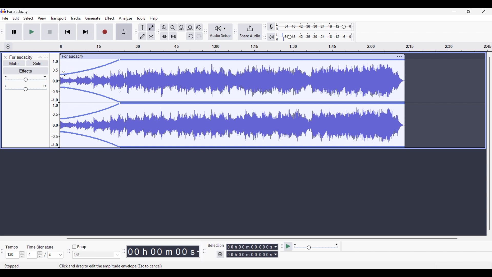 This screenshot has height=277, width=492. Describe the element at coordinates (12, 266) in the screenshot. I see `stopped` at that location.